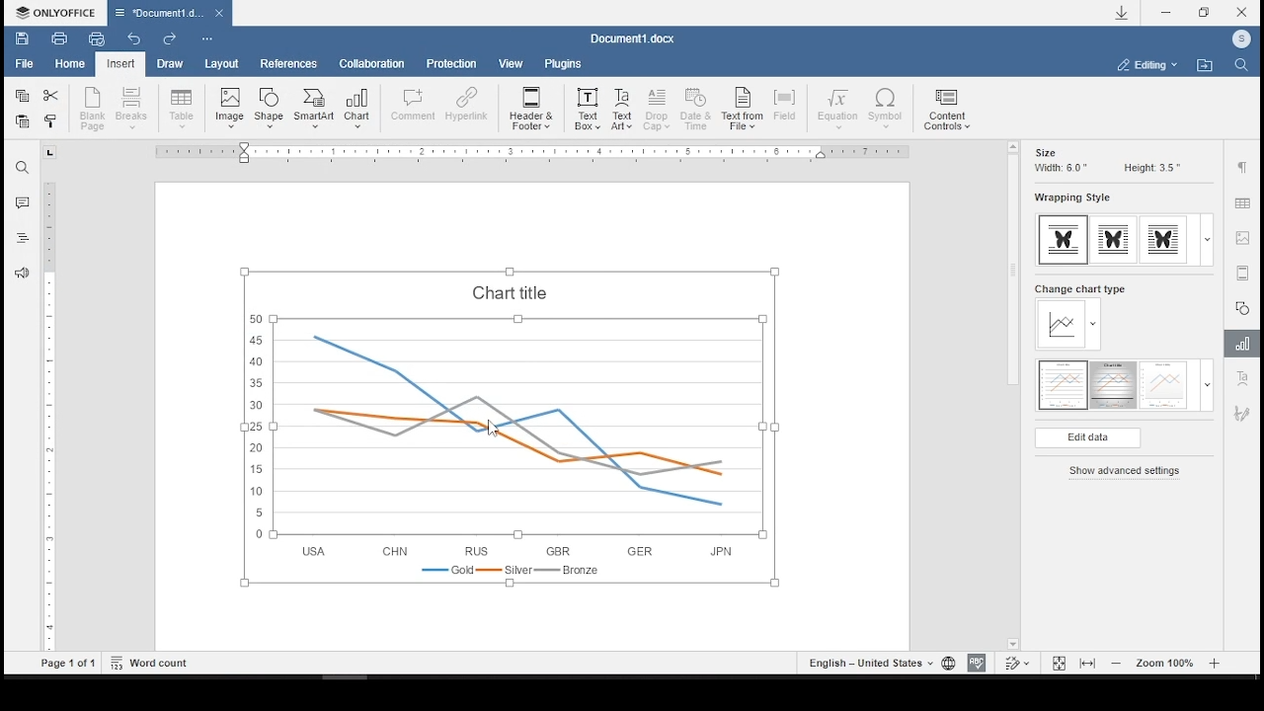 Image resolution: width=1264 pixels, height=711 pixels. I want to click on Document3.docx, so click(172, 12).